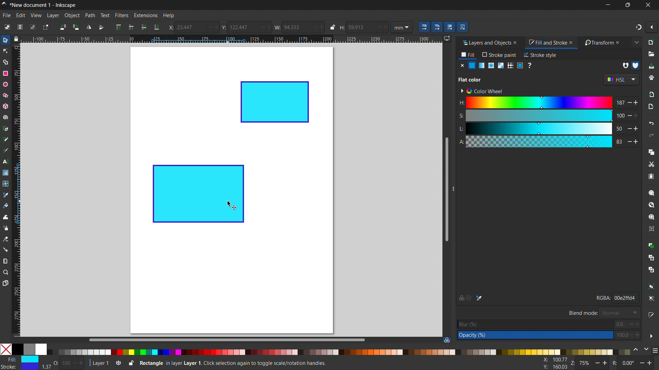 The width and height of the screenshot is (659, 370). What do you see at coordinates (590, 364) in the screenshot?
I see `Z: 75%` at bounding box center [590, 364].